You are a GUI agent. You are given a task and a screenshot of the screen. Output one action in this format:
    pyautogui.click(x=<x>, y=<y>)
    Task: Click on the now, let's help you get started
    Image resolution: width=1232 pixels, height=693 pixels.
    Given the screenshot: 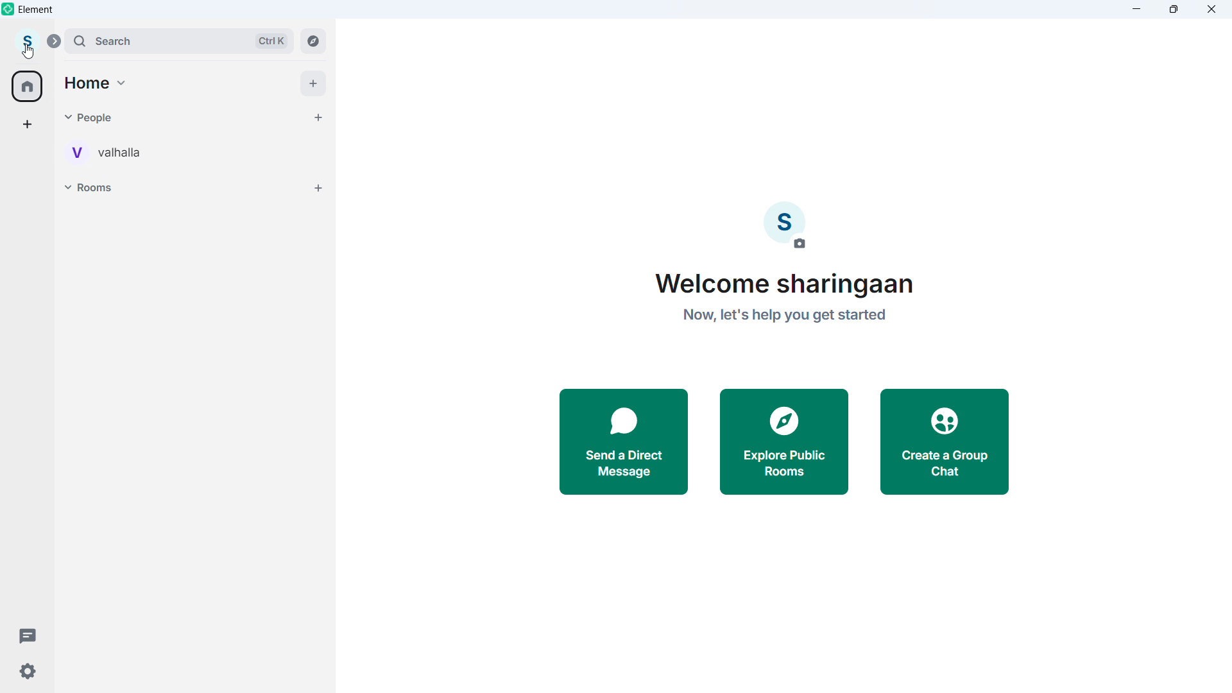 What is the action you would take?
    pyautogui.click(x=785, y=320)
    